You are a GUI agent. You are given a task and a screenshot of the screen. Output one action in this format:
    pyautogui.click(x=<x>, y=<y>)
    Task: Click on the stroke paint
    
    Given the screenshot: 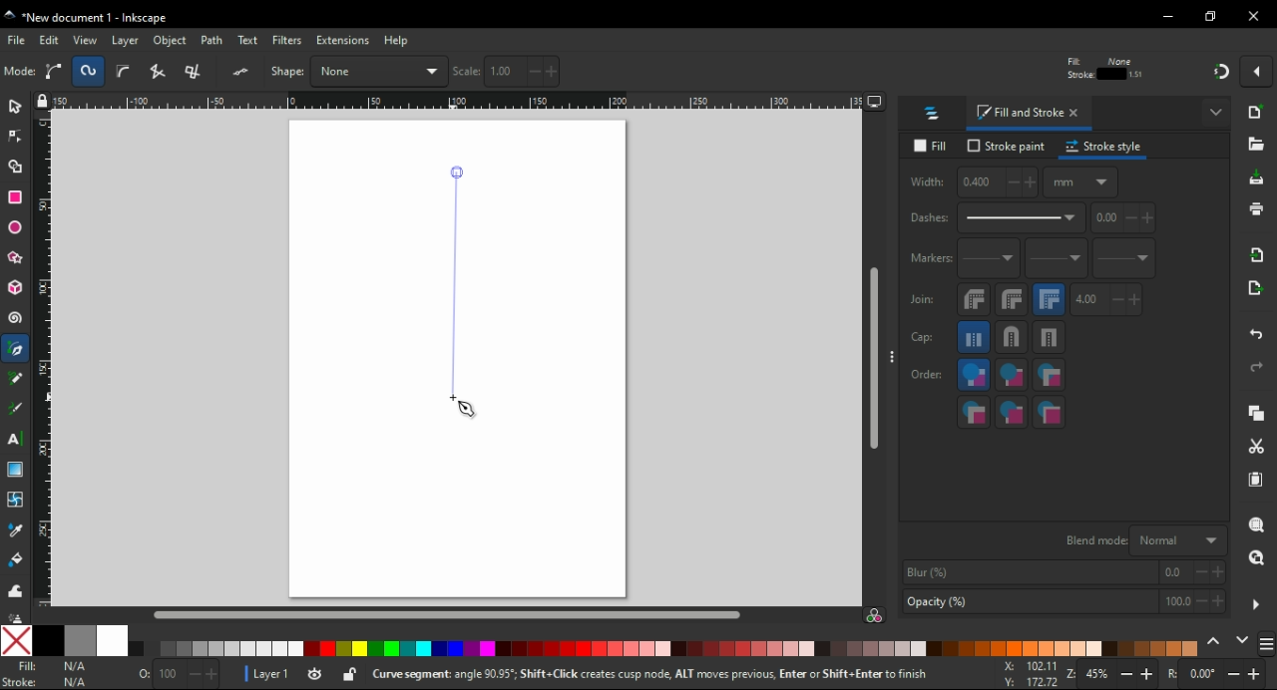 What is the action you would take?
    pyautogui.click(x=1007, y=146)
    